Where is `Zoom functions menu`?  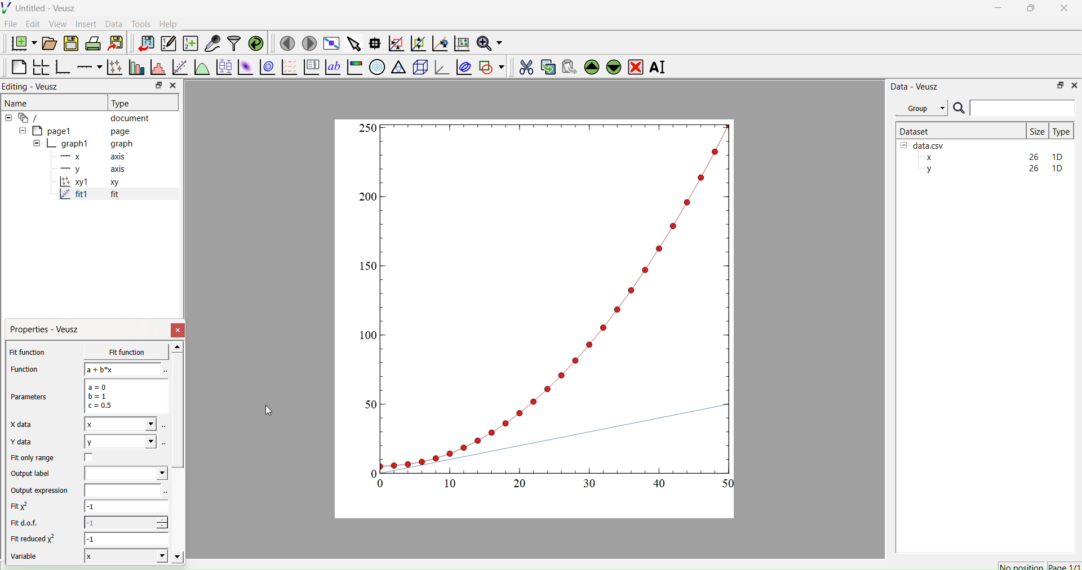 Zoom functions menu is located at coordinates (489, 42).